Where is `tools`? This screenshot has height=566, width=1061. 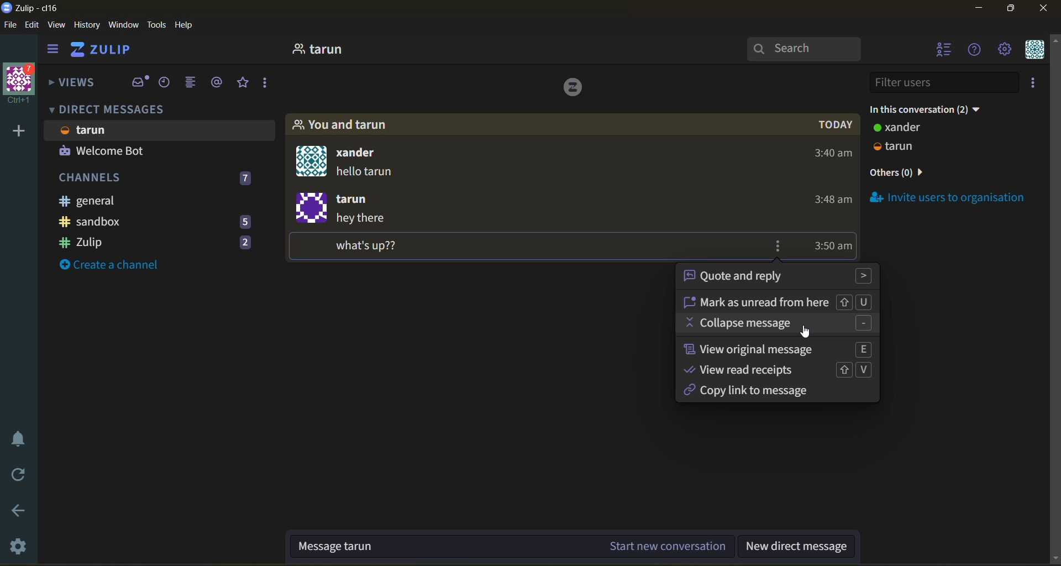
tools is located at coordinates (156, 25).